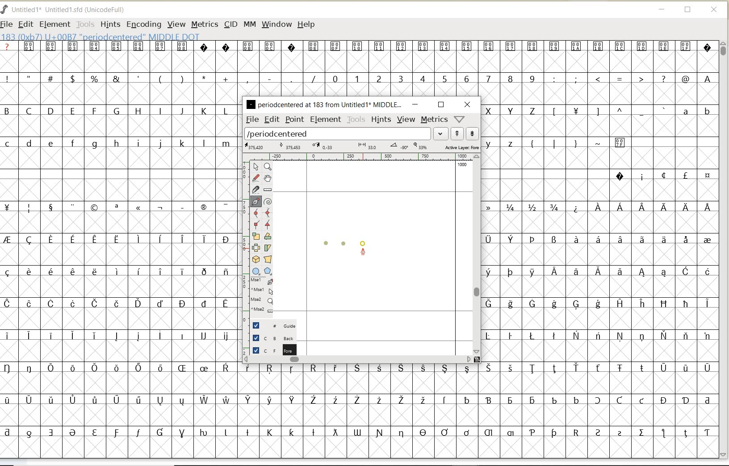  Describe the element at coordinates (262, 295) in the screenshot. I see `cursor events on the opened outline window` at that location.